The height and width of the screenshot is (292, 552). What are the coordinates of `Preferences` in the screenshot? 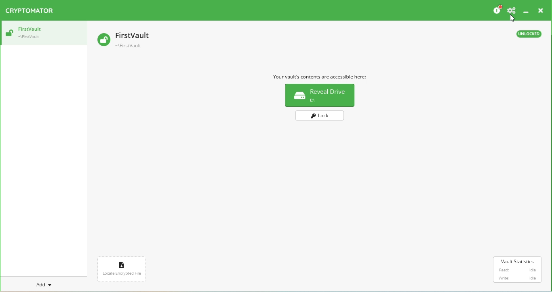 It's located at (512, 11).